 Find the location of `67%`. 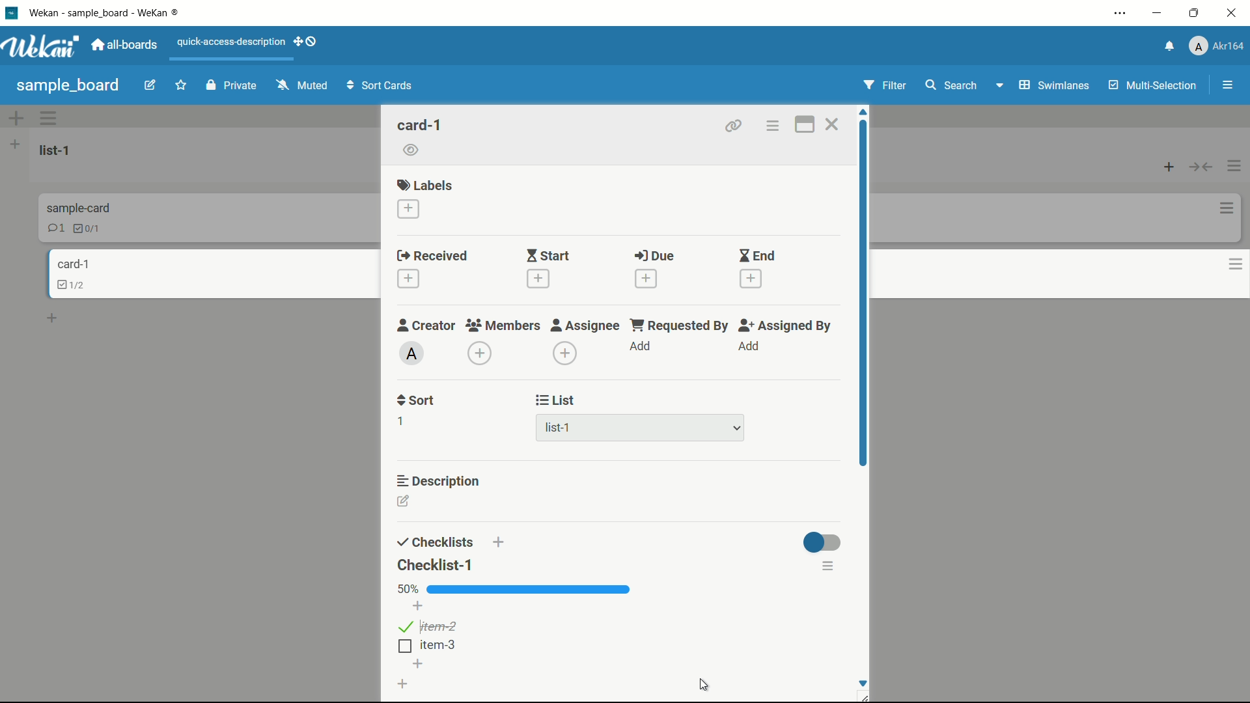

67% is located at coordinates (408, 590).